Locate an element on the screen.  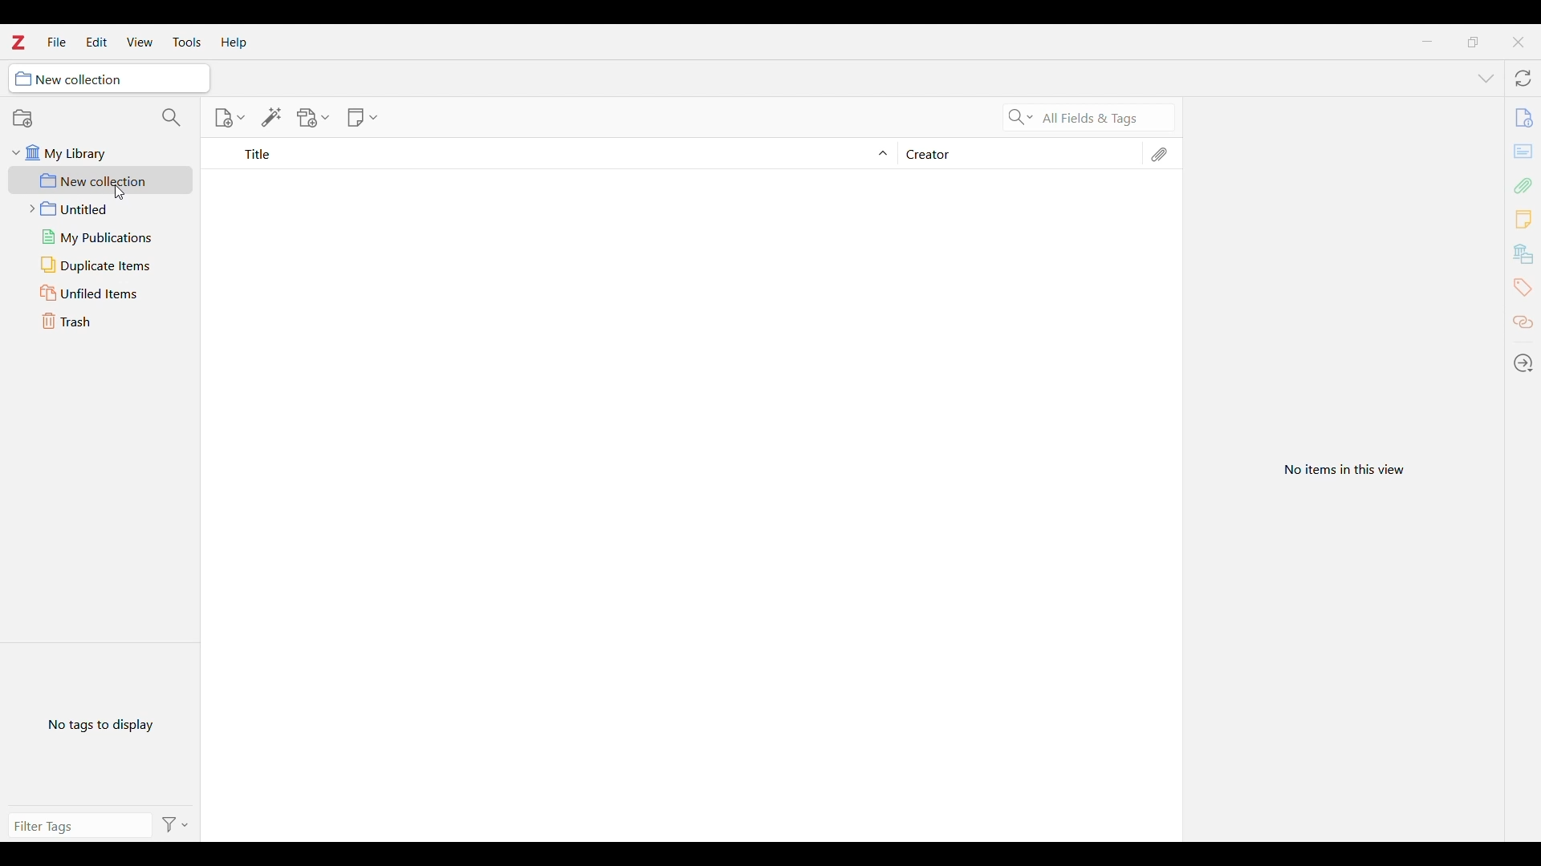
Locate is located at coordinates (1523, 362).